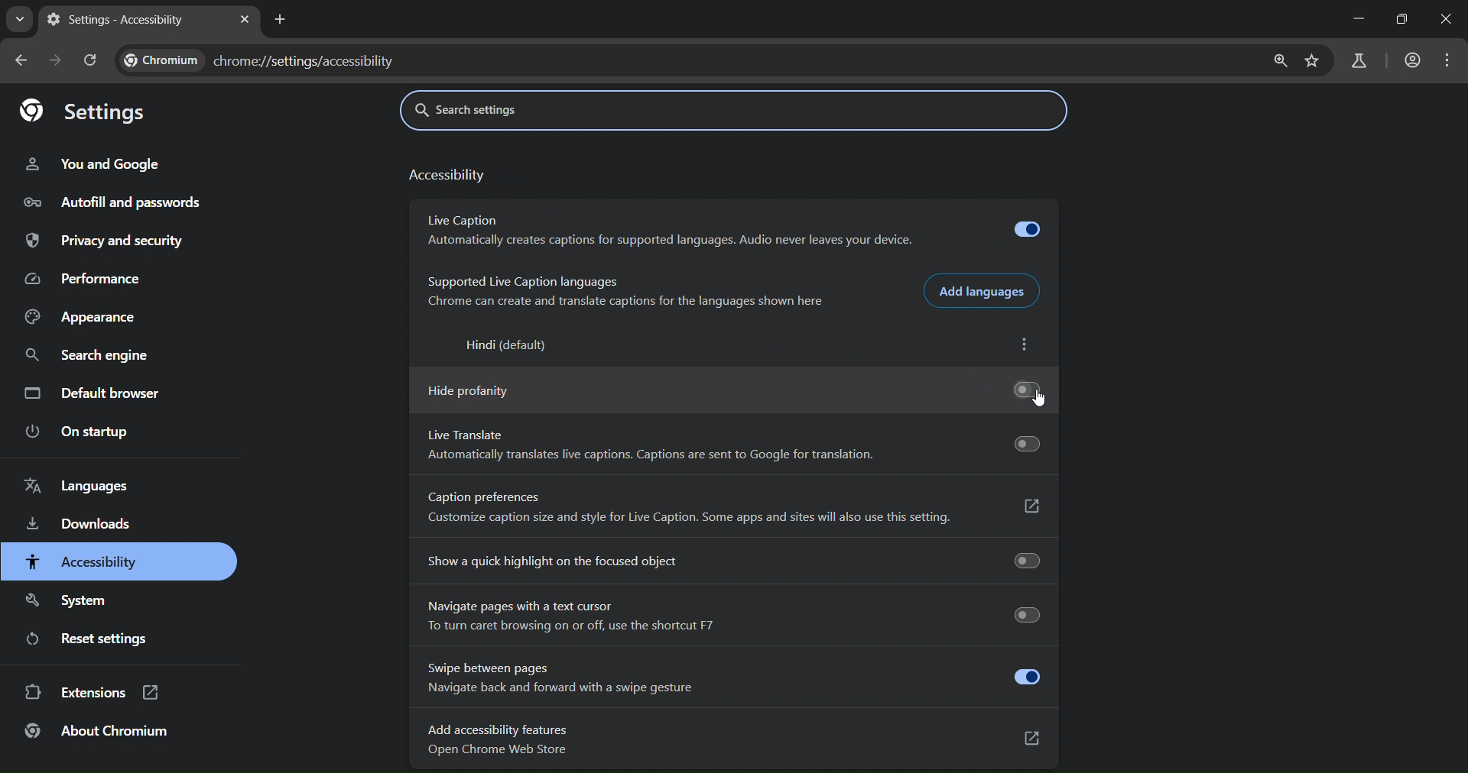 This screenshot has height=773, width=1468. What do you see at coordinates (986, 290) in the screenshot?
I see `add languages` at bounding box center [986, 290].